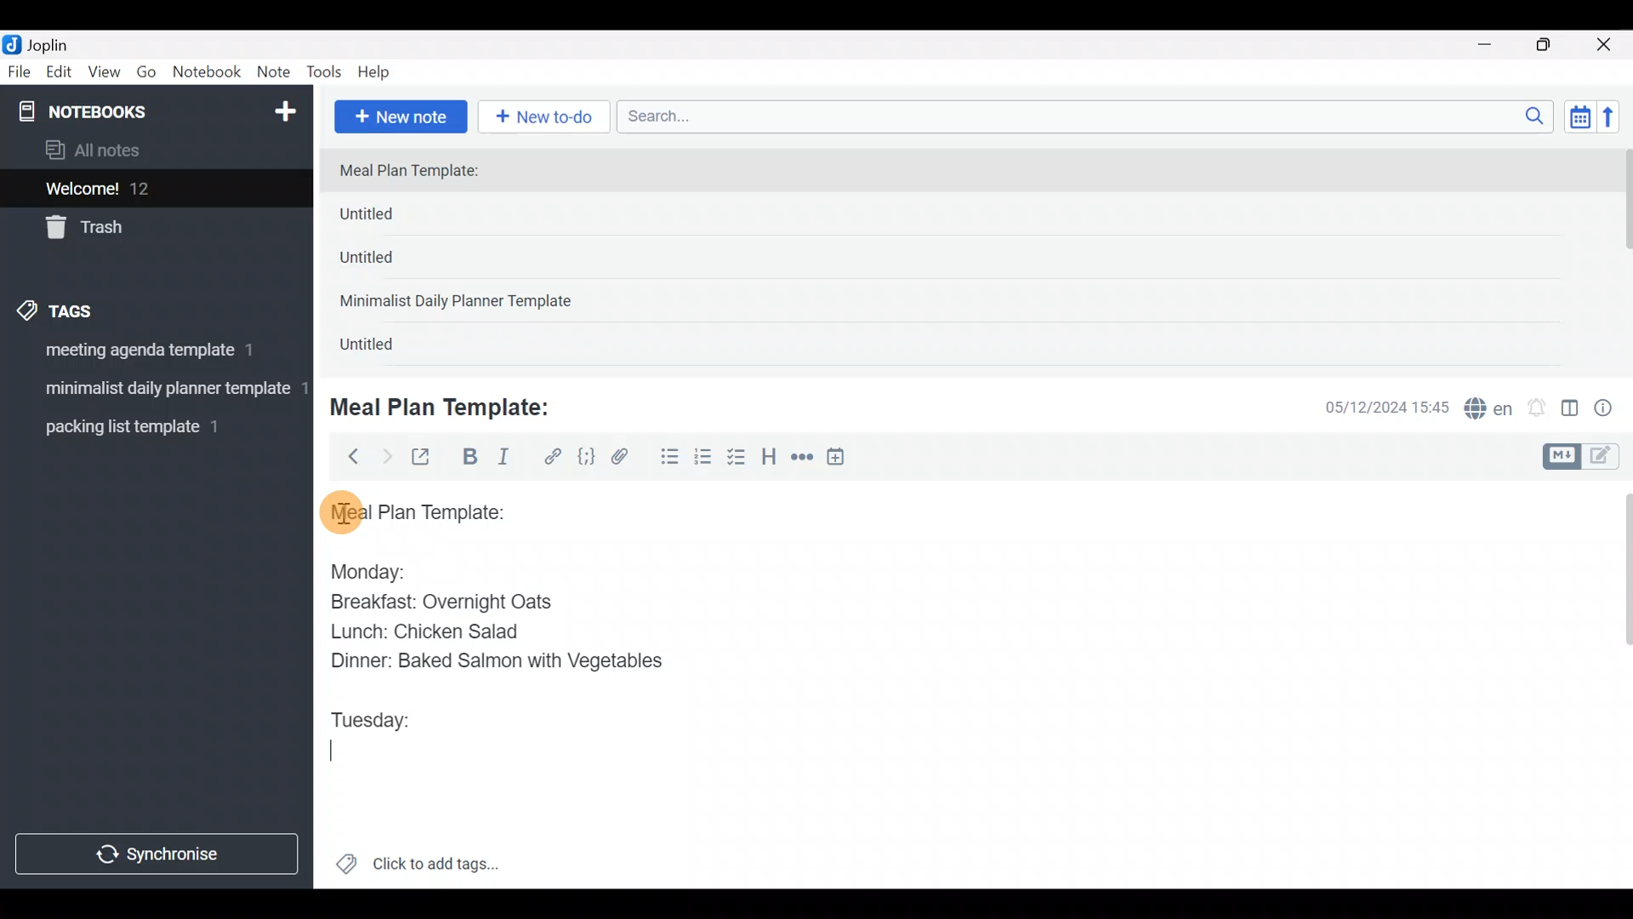 This screenshot has height=919, width=1633. Describe the element at coordinates (553, 457) in the screenshot. I see `Hyperlink` at that location.